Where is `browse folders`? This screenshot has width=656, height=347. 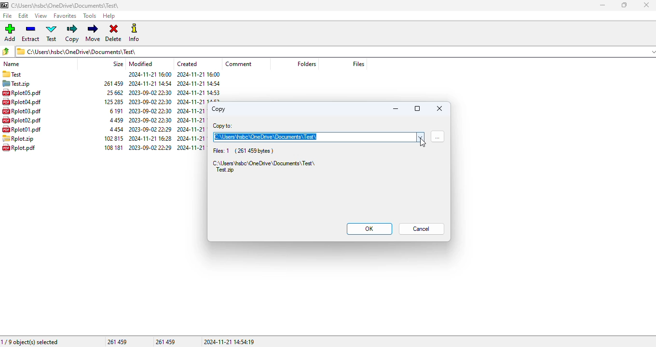
browse folders is located at coordinates (6, 51).